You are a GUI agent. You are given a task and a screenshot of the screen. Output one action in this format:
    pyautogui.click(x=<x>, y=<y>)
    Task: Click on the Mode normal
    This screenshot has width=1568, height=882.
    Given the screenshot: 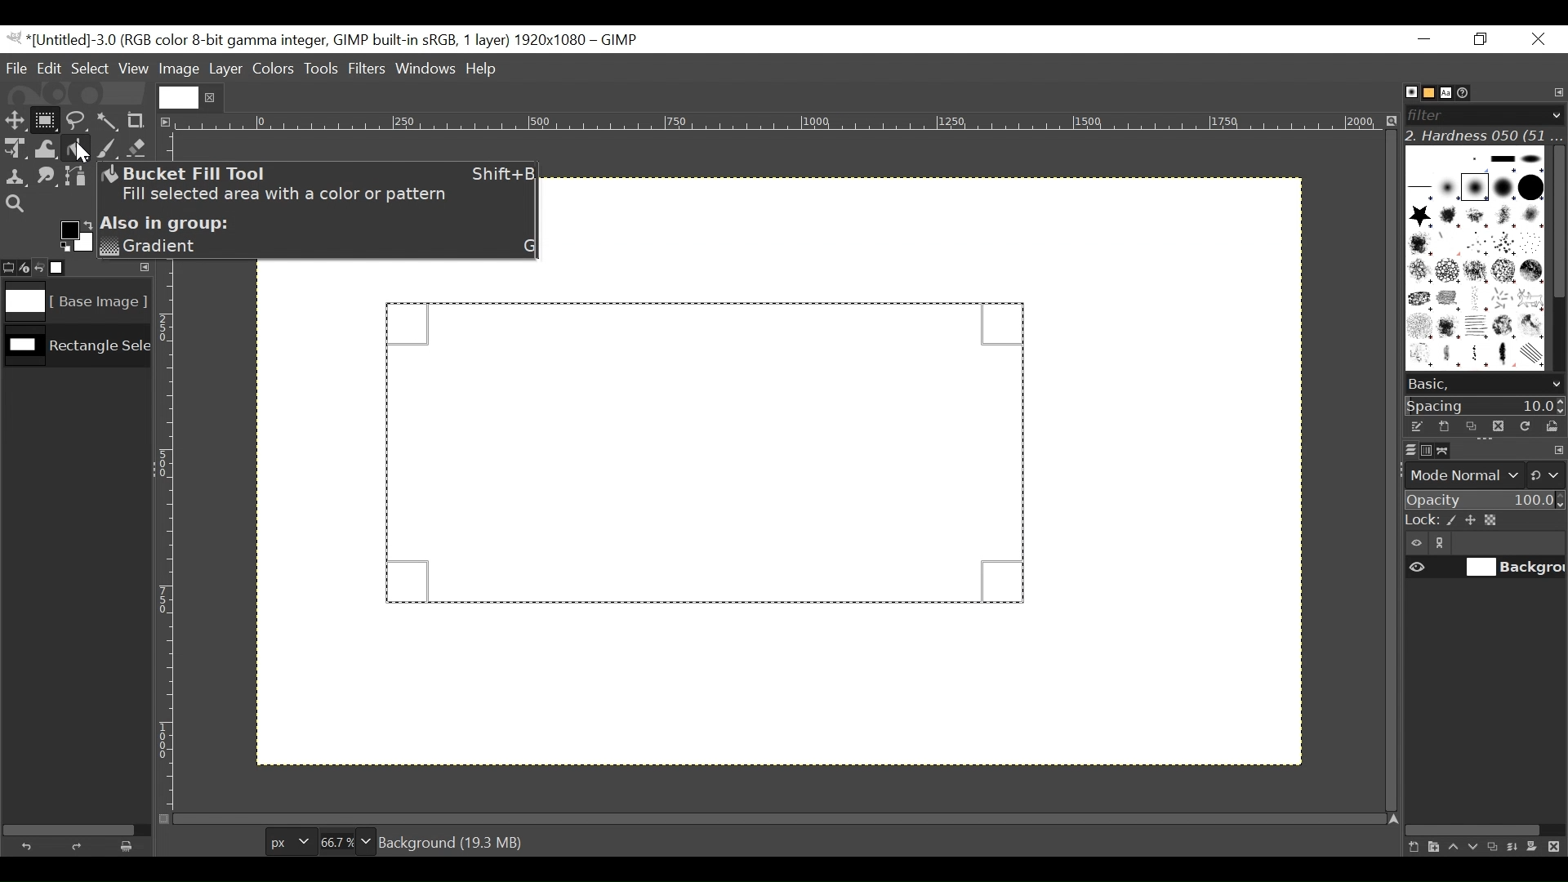 What is the action you would take?
    pyautogui.click(x=1483, y=474)
    